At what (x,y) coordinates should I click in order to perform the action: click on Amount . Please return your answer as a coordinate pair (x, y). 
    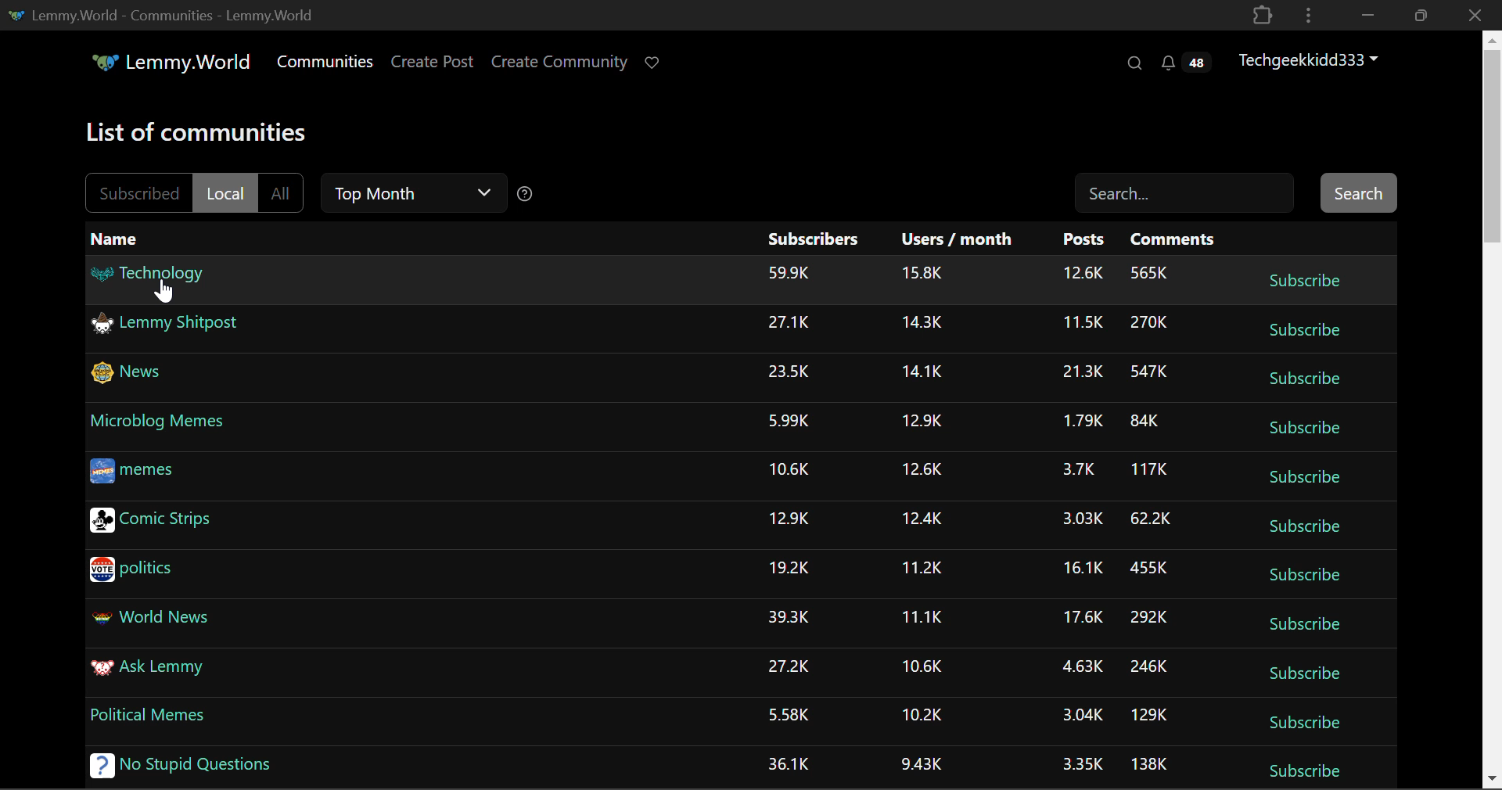
    Looking at the image, I should click on (1150, 619).